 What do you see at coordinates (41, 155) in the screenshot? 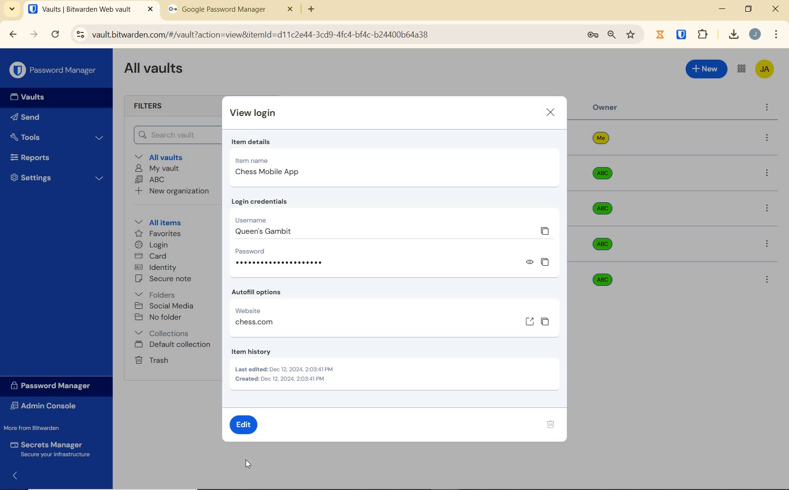
I see `Reports` at bounding box center [41, 155].